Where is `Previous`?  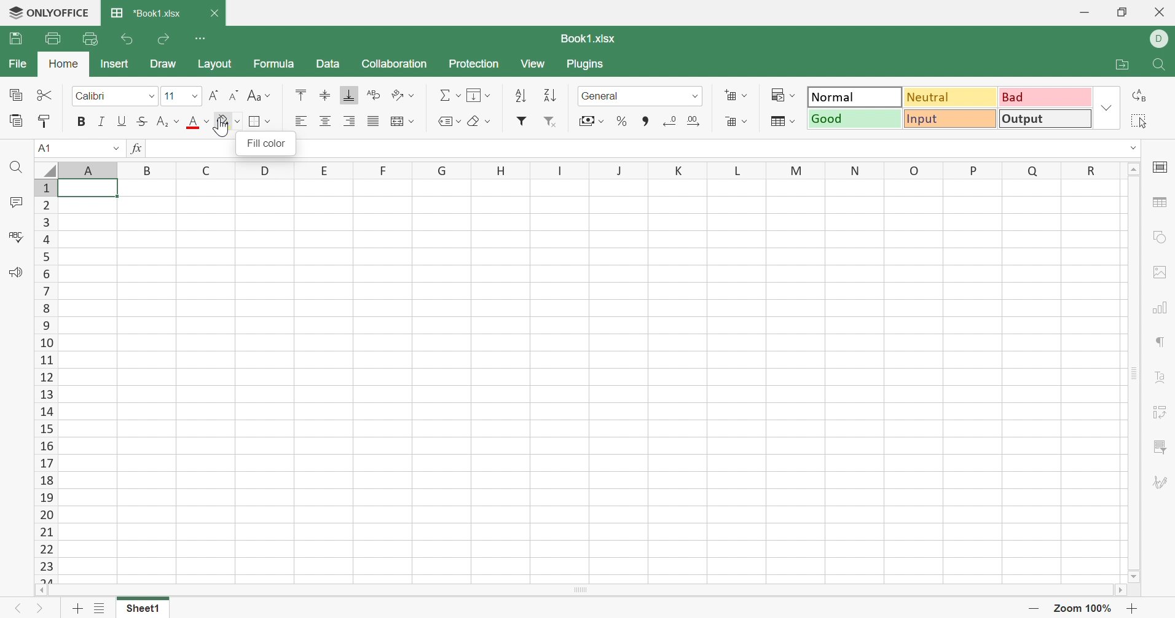
Previous is located at coordinates (21, 608).